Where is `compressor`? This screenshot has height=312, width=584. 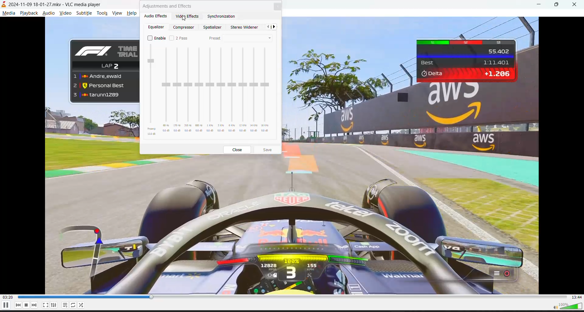
compressor is located at coordinates (184, 28).